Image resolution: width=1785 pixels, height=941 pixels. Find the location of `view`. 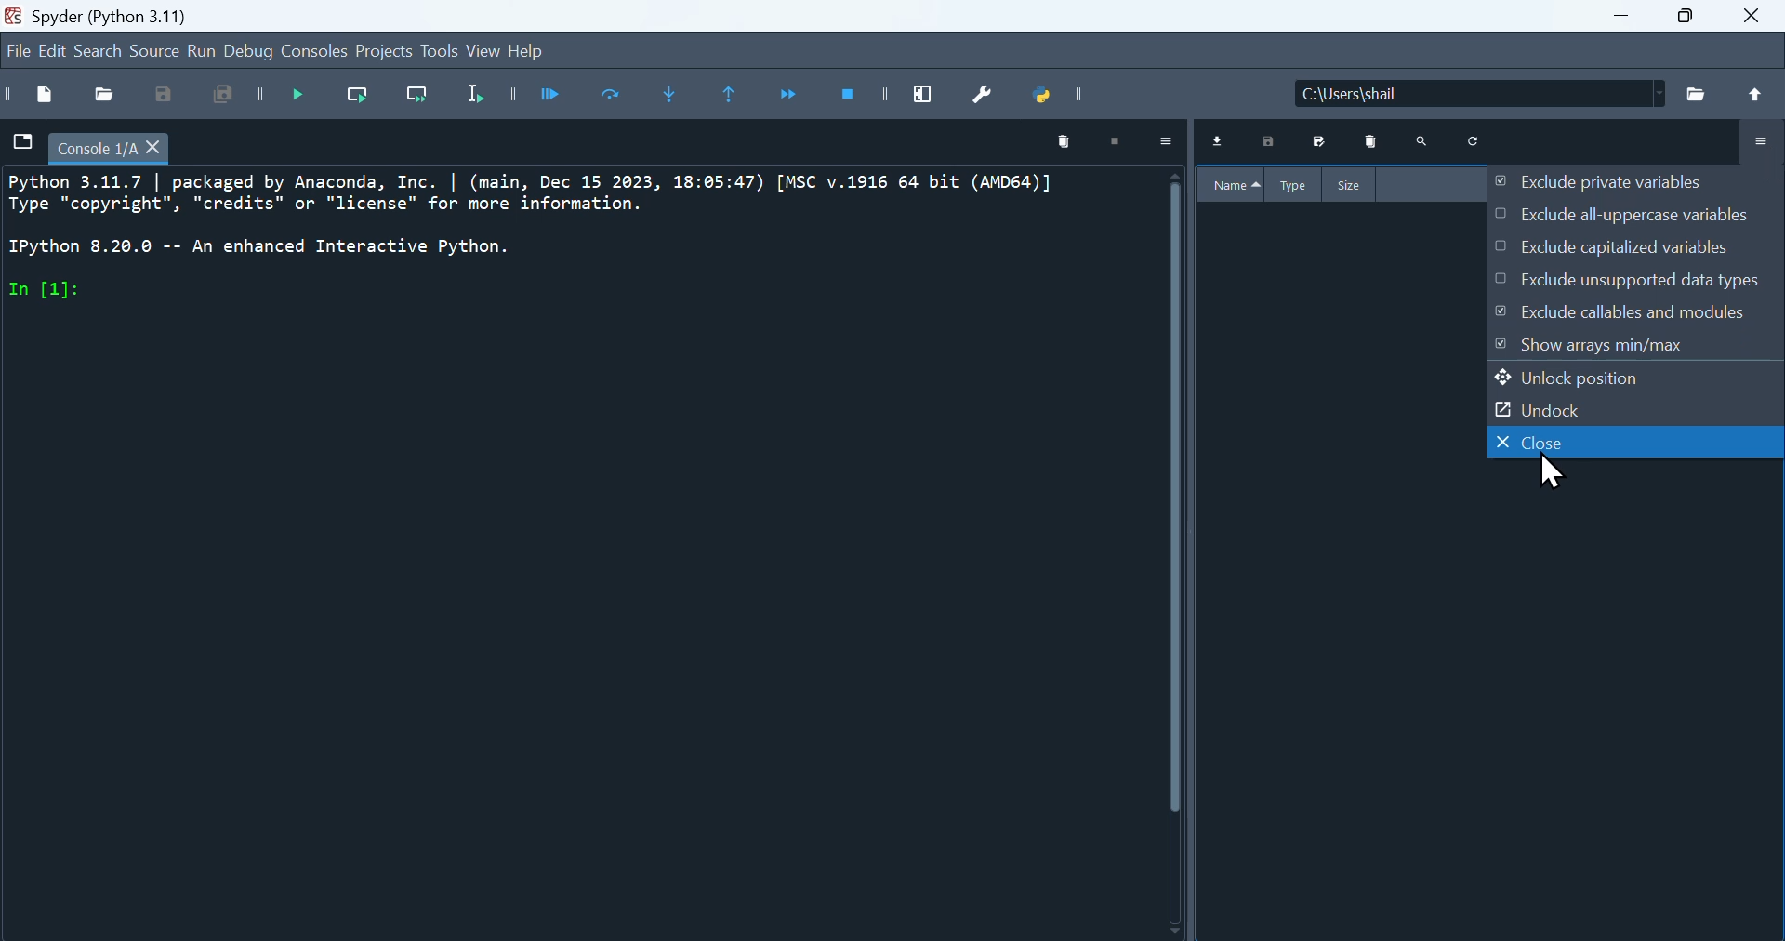

view is located at coordinates (483, 52).